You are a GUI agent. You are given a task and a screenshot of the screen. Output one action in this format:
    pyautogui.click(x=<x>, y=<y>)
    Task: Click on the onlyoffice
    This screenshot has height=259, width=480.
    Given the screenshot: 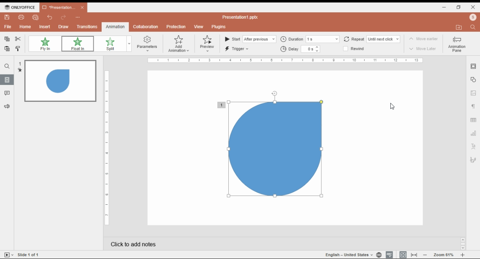 What is the action you would take?
    pyautogui.click(x=19, y=7)
    